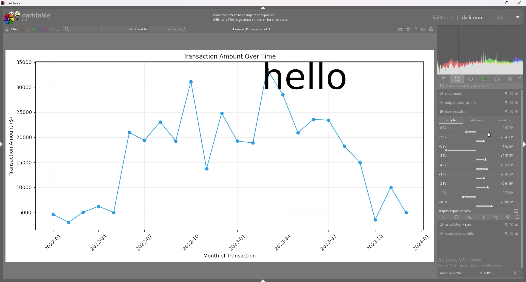 The height and width of the screenshot is (282, 526). What do you see at coordinates (458, 79) in the screenshot?
I see `show only active modules` at bounding box center [458, 79].